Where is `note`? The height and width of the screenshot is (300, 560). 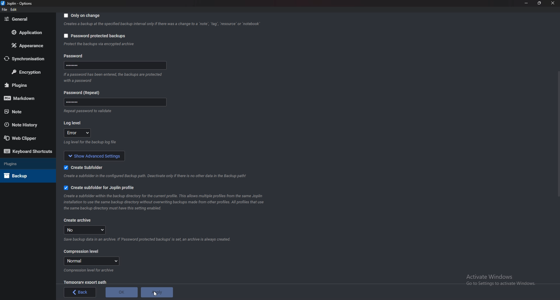 note is located at coordinates (25, 112).